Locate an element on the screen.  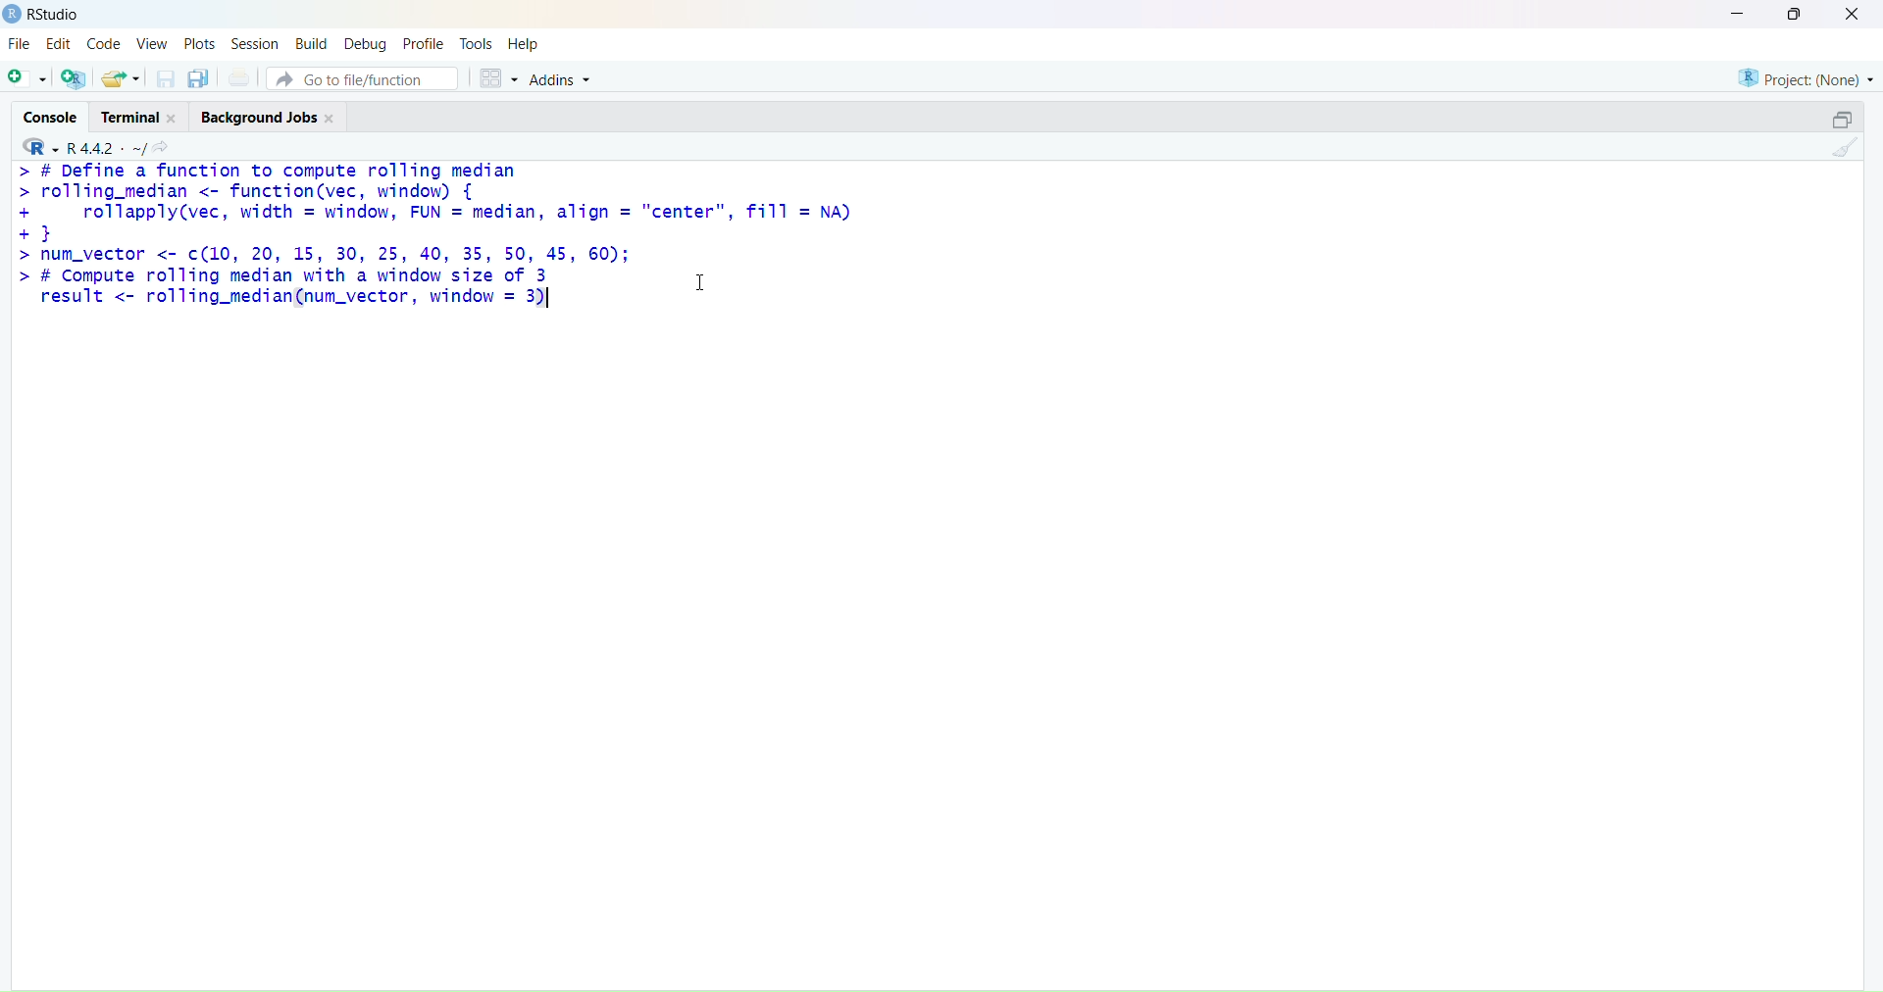
help is located at coordinates (526, 45).